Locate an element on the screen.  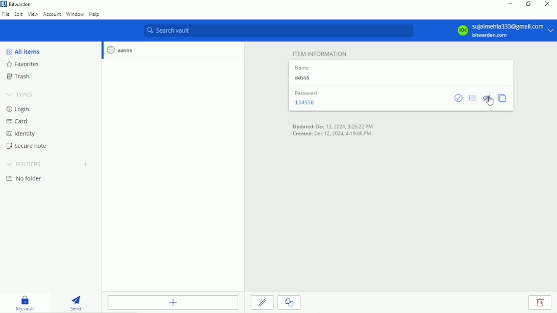
Folders is located at coordinates (24, 164).